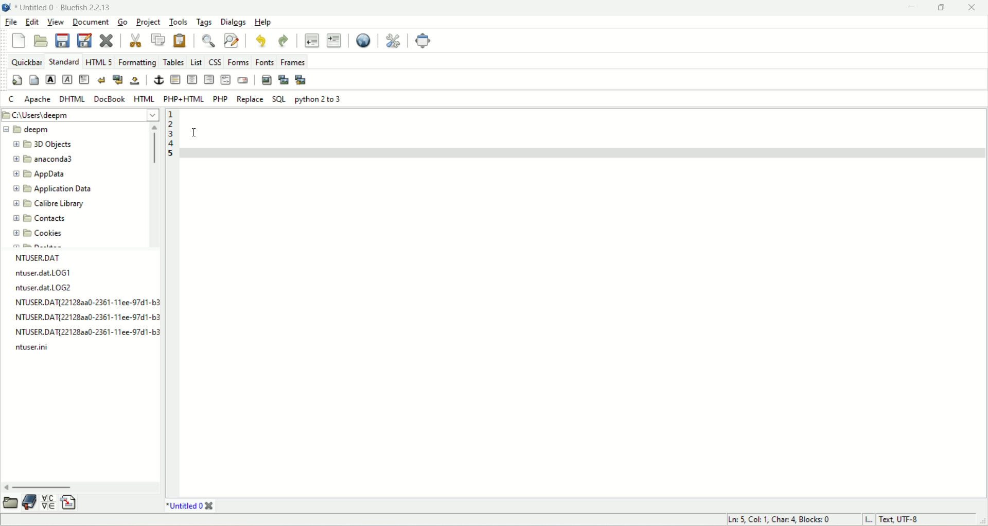 This screenshot has width=988, height=526. Describe the element at coordinates (123, 23) in the screenshot. I see `go` at that location.